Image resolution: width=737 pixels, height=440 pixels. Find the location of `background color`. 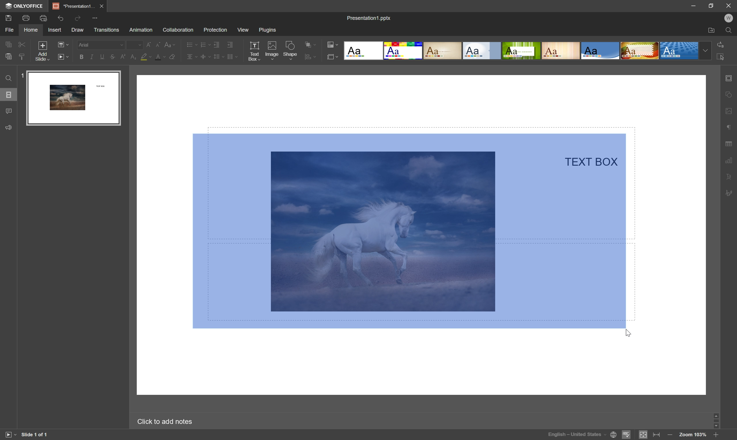

background color is located at coordinates (146, 56).